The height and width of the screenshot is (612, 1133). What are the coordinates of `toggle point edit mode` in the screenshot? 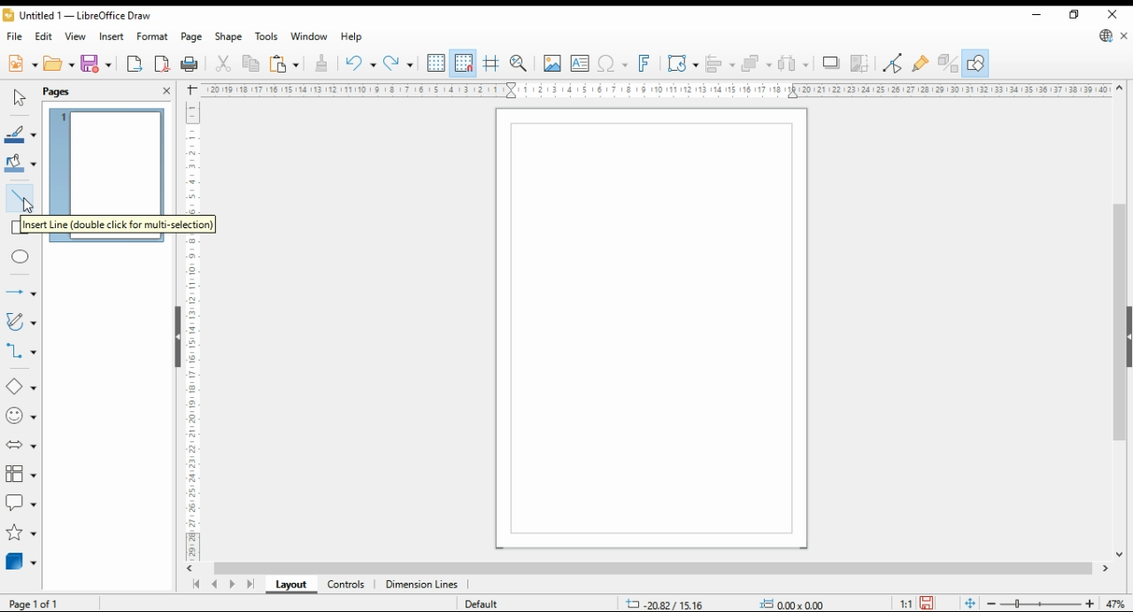 It's located at (894, 63).